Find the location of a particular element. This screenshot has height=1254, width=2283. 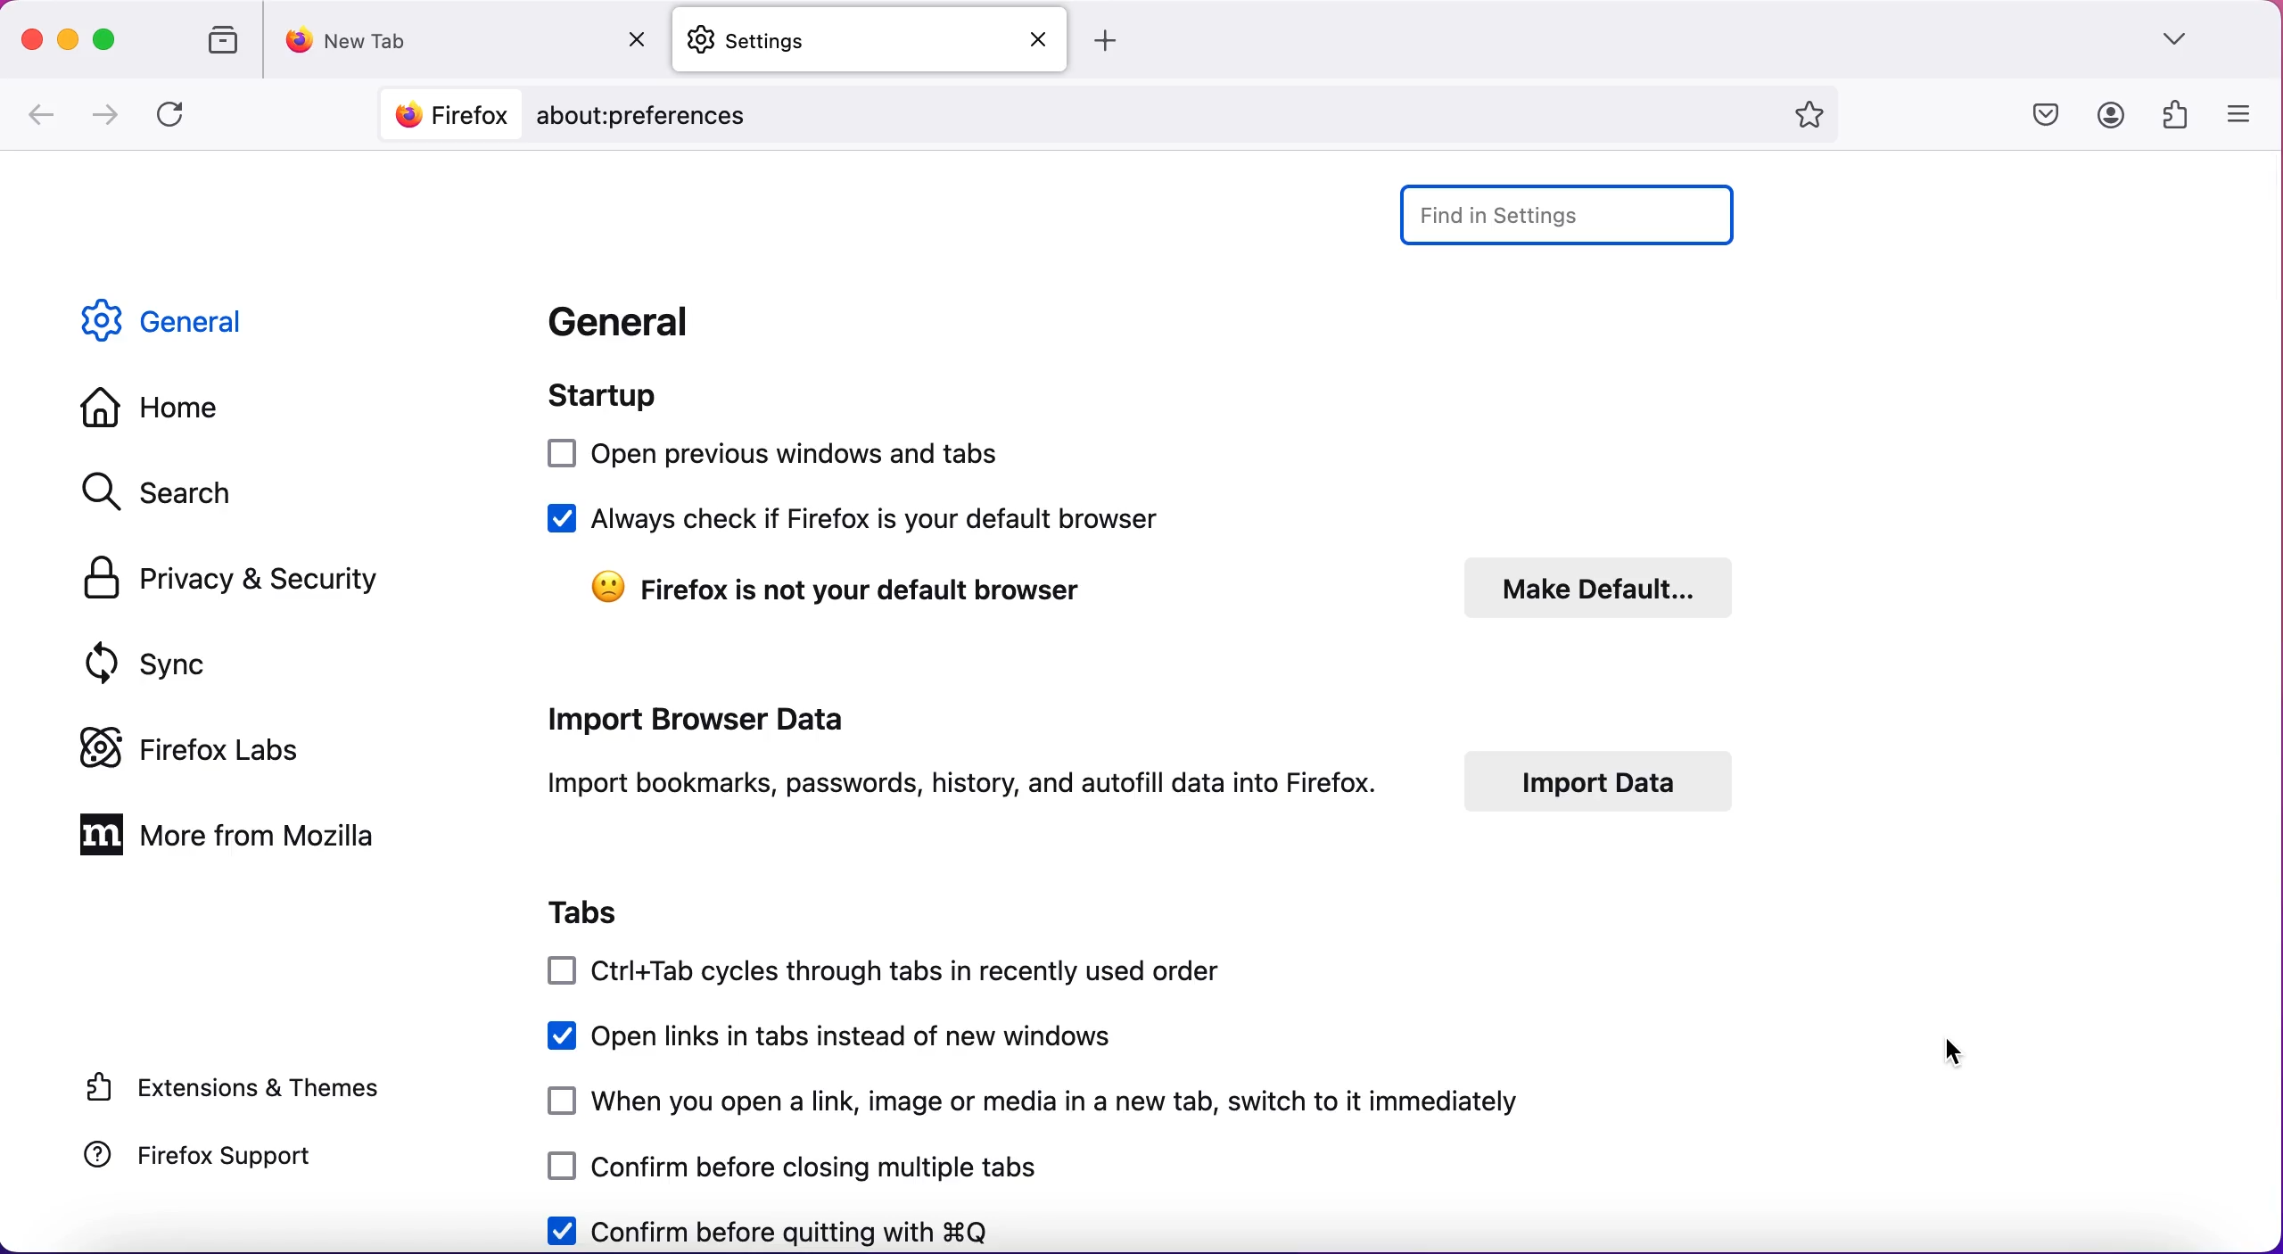

startup is located at coordinates (623, 395).